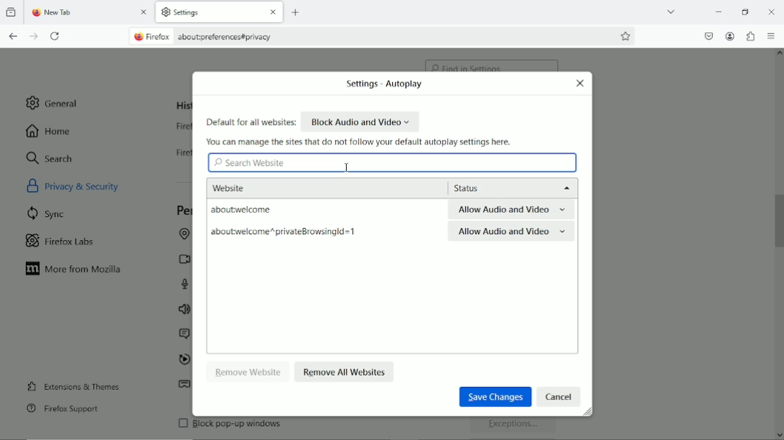  What do you see at coordinates (185, 386) in the screenshot?
I see `virtual reality` at bounding box center [185, 386].